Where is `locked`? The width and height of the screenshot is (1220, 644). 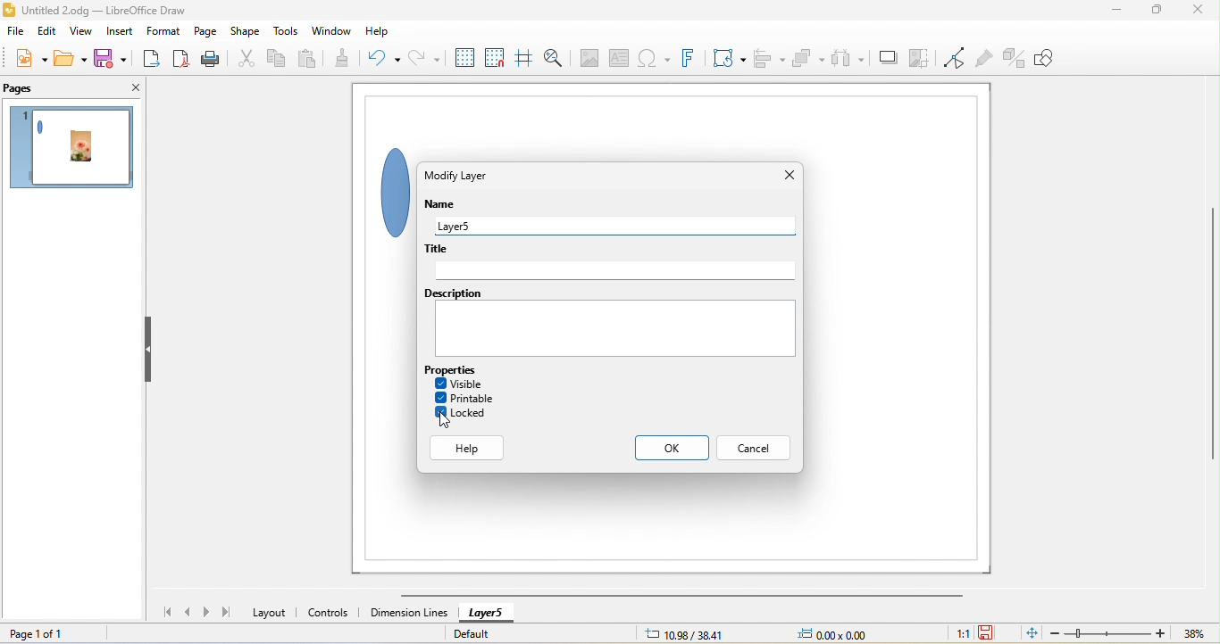 locked is located at coordinates (463, 413).